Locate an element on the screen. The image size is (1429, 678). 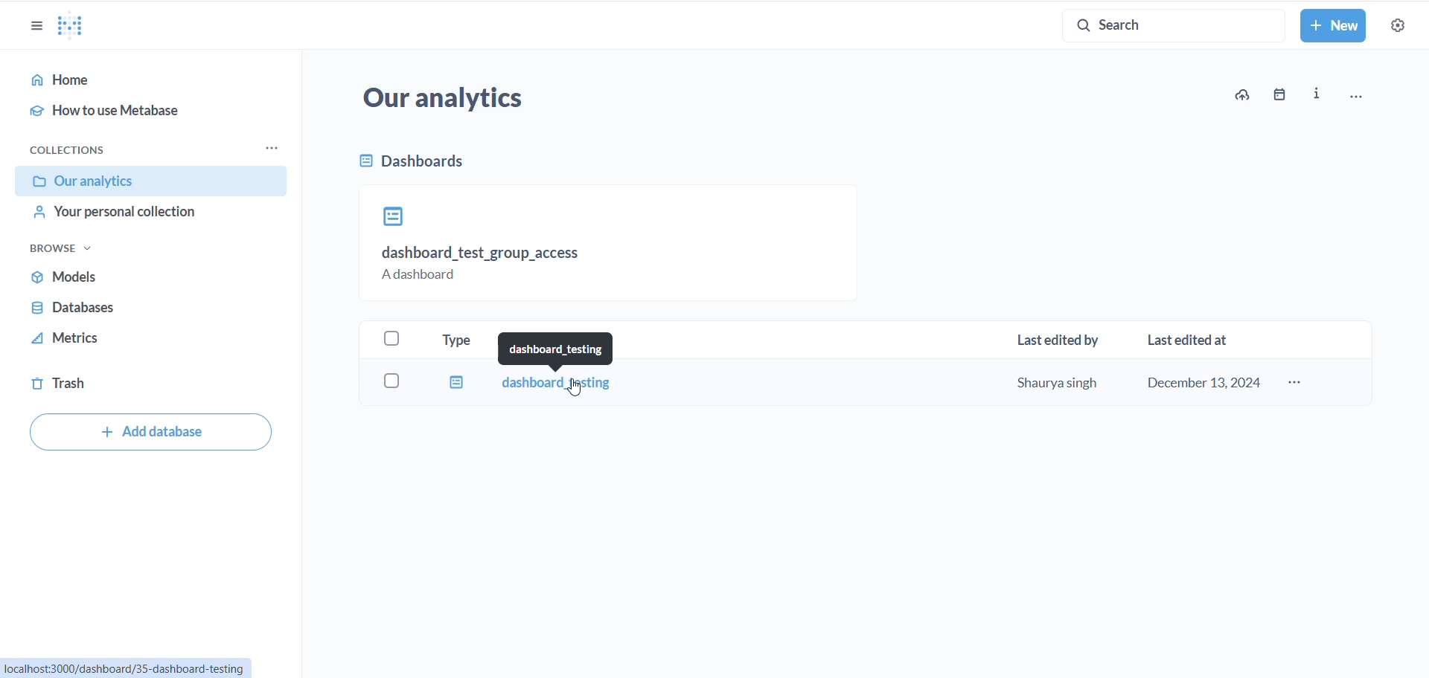
more option is located at coordinates (1363, 95).